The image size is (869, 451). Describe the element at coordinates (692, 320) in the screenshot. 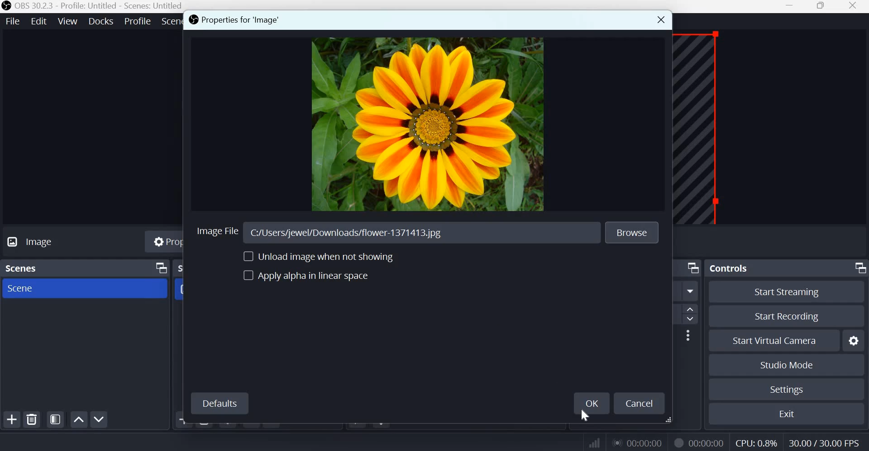

I see `Decrease` at that location.